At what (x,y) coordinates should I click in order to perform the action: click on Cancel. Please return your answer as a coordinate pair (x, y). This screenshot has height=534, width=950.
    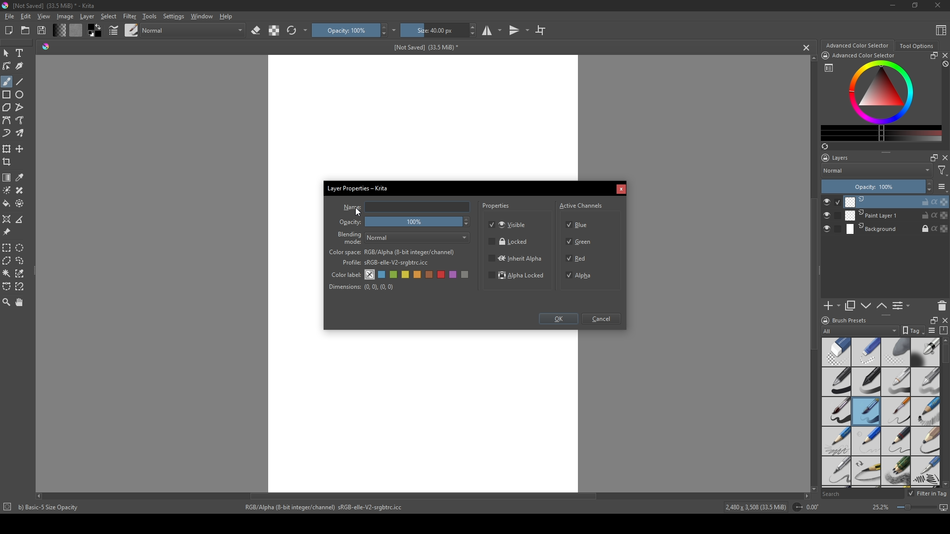
    Looking at the image, I should click on (603, 319).